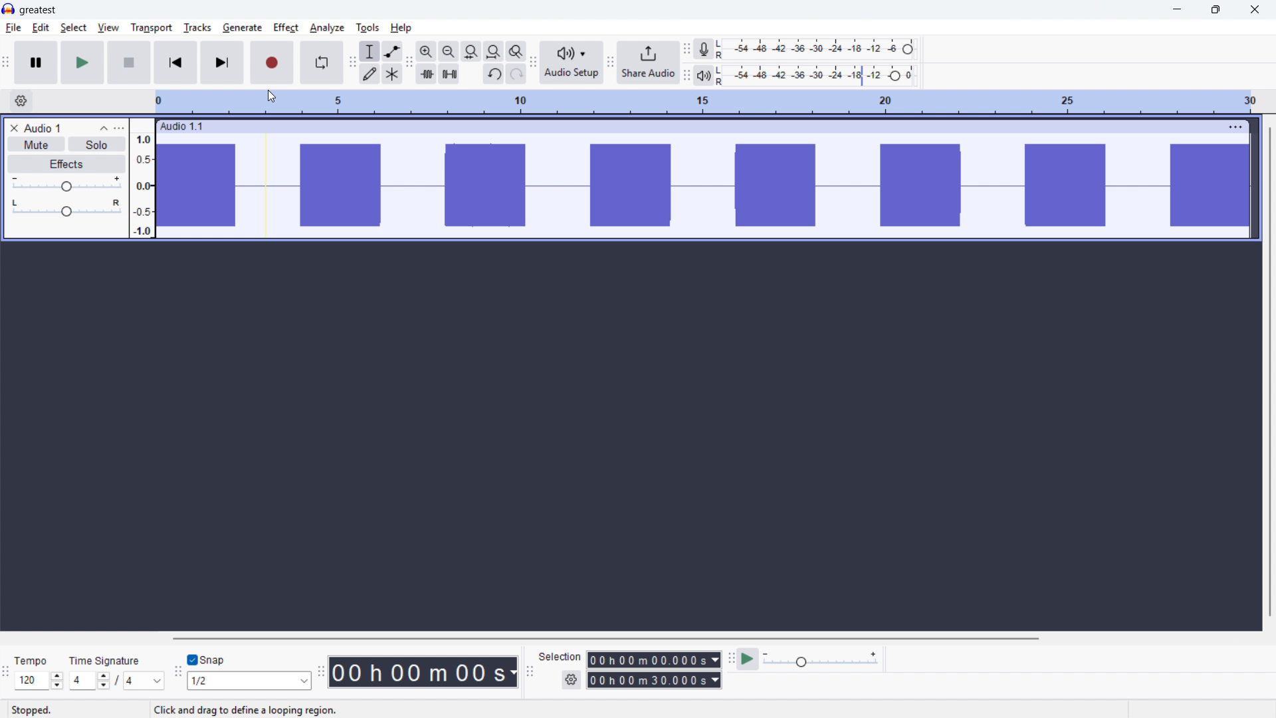  I want to click on Select snapping , so click(251, 680).